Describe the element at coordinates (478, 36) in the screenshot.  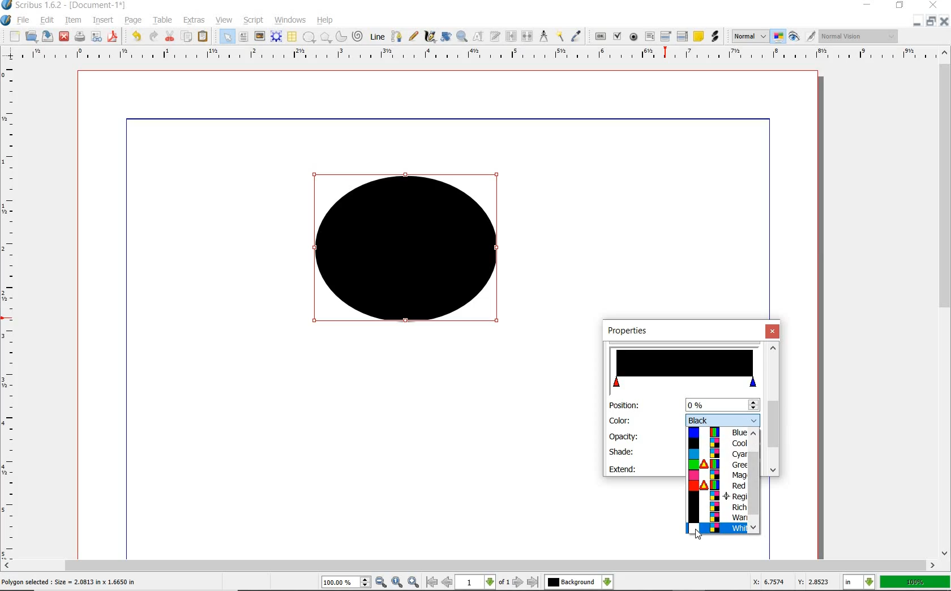
I see `EDIT CONTENTS OF FRAME` at that location.